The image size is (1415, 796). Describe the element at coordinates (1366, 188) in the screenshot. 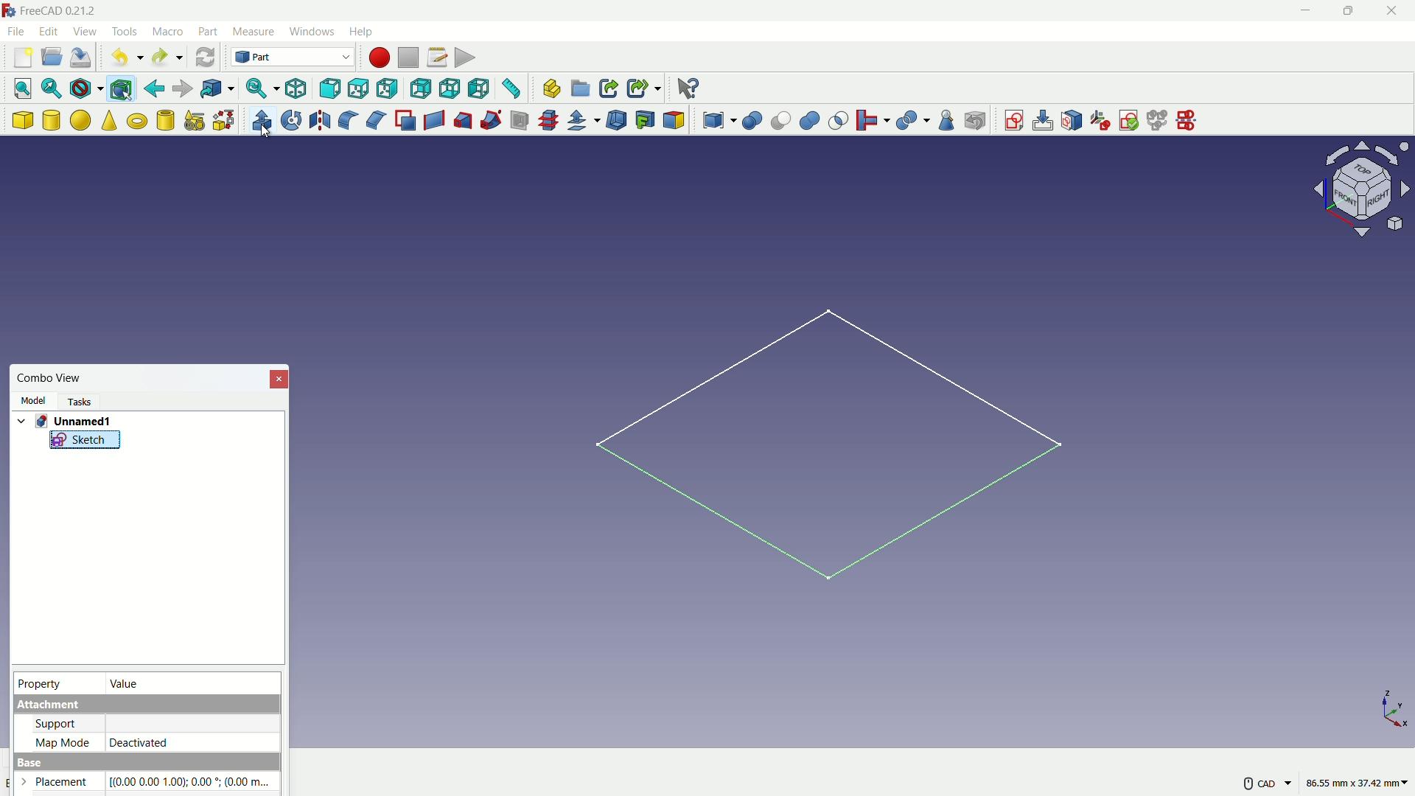

I see `rotate direction` at that location.